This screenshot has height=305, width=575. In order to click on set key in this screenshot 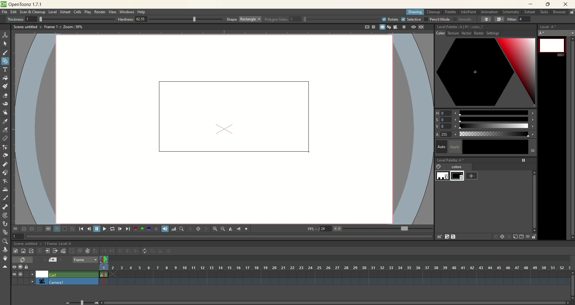, I will do `click(503, 237)`.